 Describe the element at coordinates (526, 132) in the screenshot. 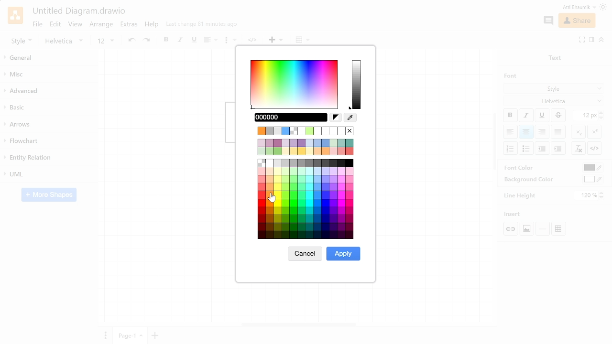

I see `center` at that location.